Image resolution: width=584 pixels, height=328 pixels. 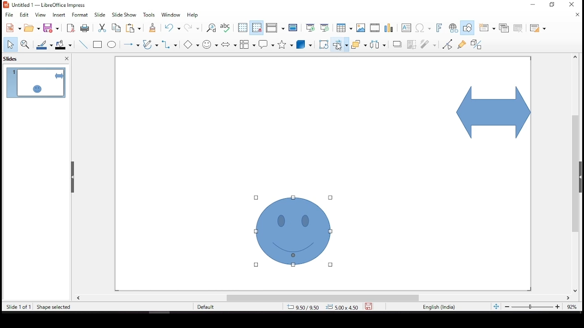 I want to click on basic shapes, so click(x=191, y=45).